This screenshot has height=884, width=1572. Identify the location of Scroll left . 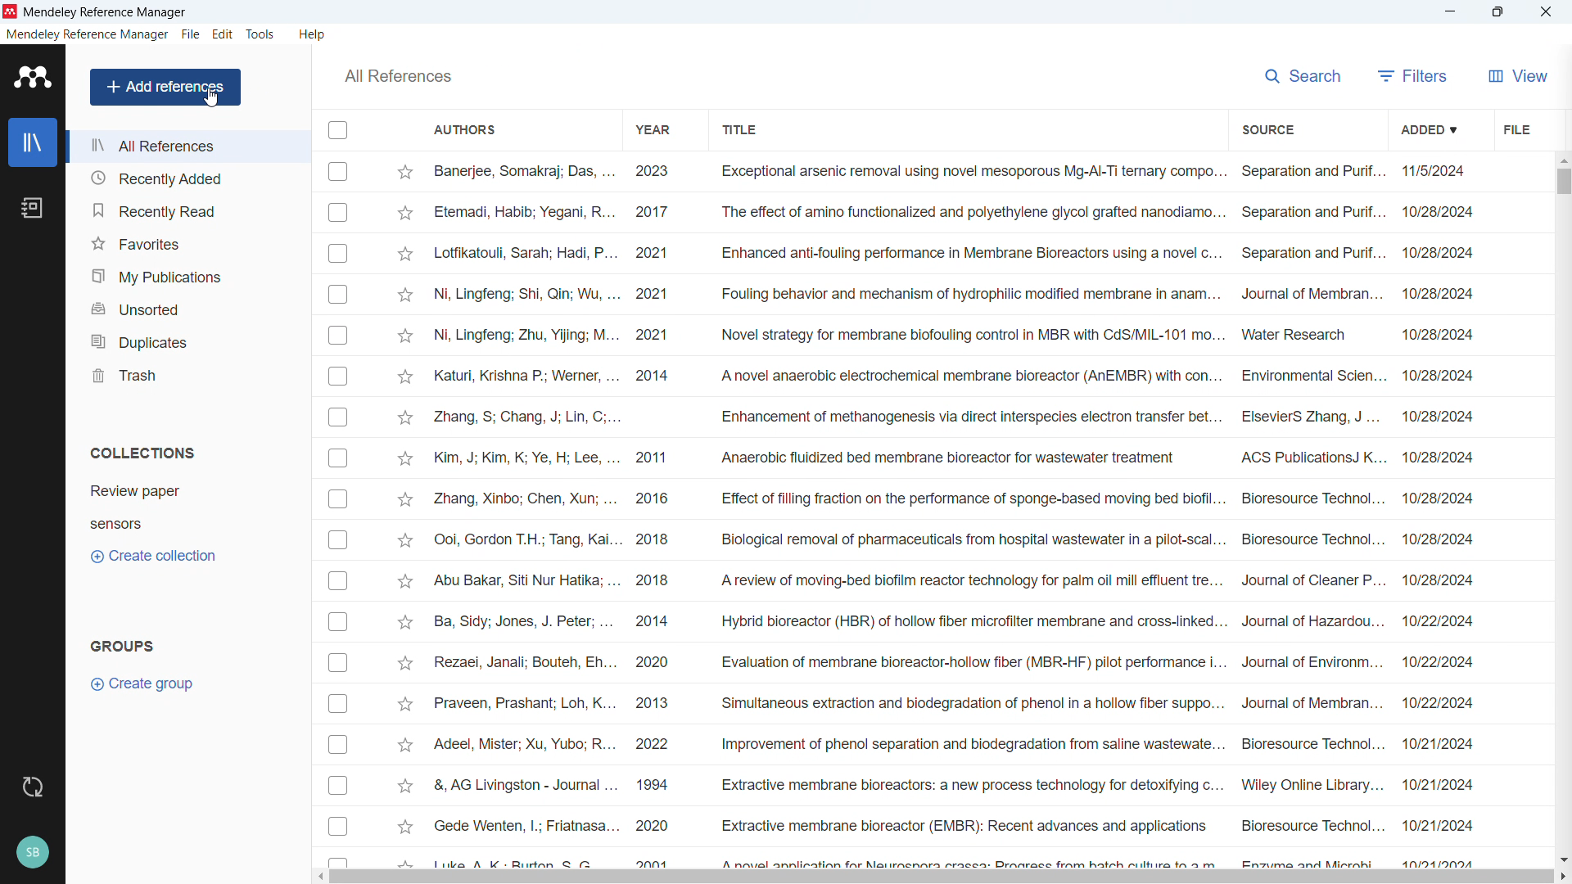
(319, 877).